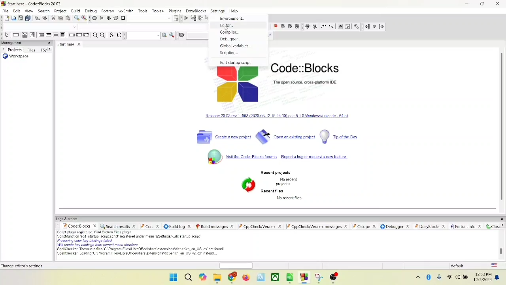  What do you see at coordinates (64, 44) in the screenshot?
I see `start here` at bounding box center [64, 44].